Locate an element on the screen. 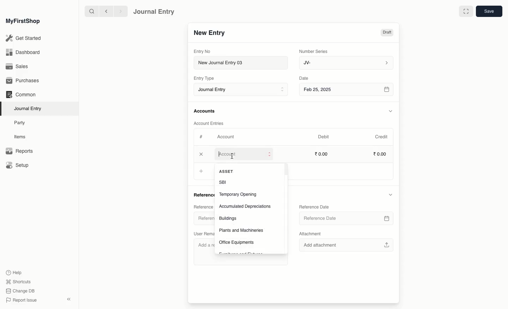  Party is located at coordinates (20, 122).